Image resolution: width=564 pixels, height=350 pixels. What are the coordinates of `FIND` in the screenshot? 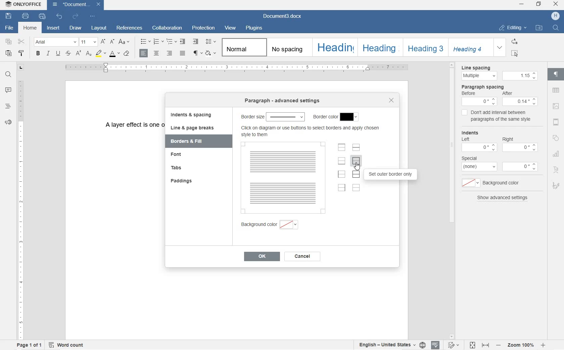 It's located at (556, 28).